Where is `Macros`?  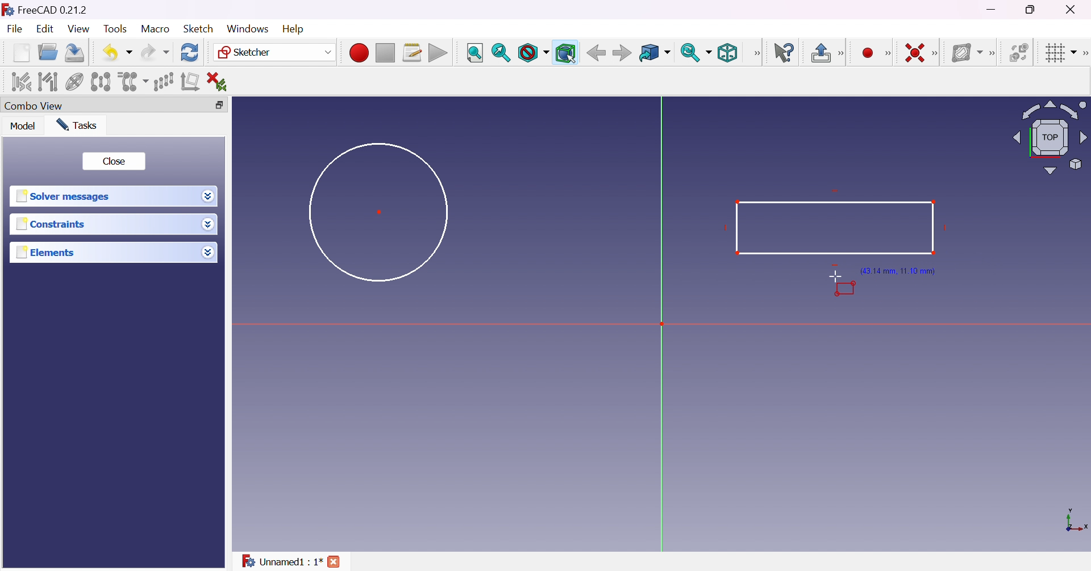
Macros is located at coordinates (413, 53).